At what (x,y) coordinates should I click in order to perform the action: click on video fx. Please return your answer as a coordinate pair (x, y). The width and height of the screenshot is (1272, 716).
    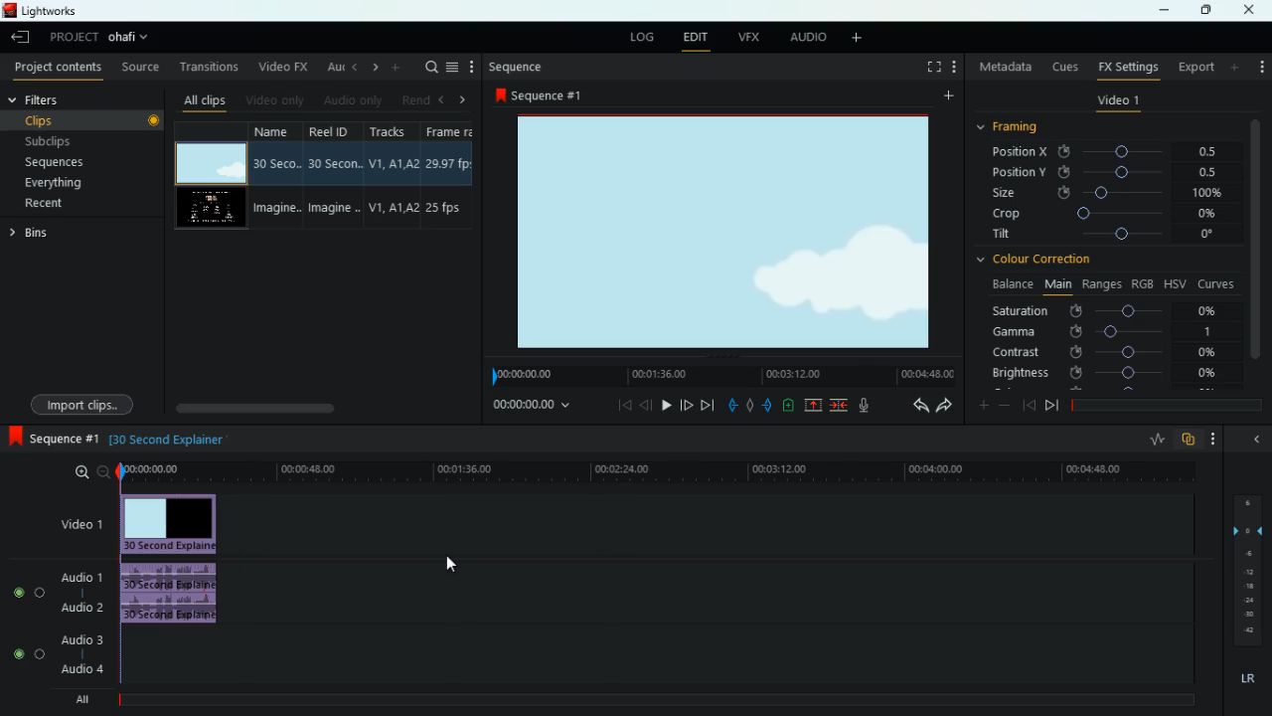
    Looking at the image, I should click on (281, 67).